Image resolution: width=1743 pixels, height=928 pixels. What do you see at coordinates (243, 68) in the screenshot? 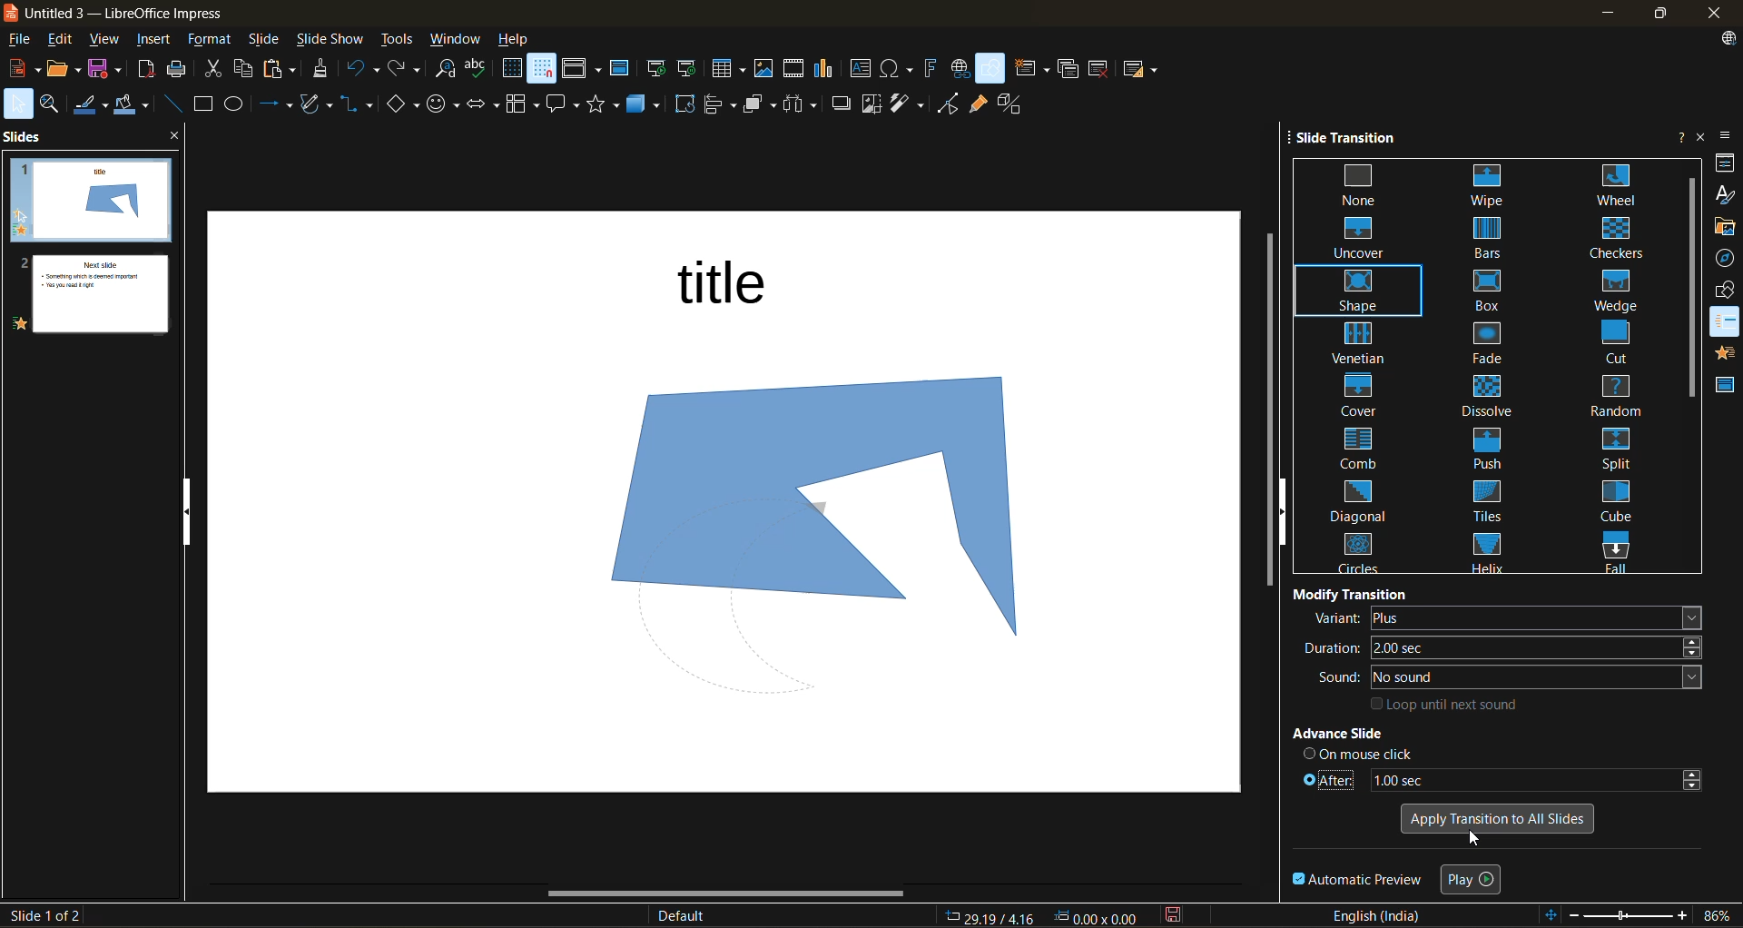
I see `copy` at bounding box center [243, 68].